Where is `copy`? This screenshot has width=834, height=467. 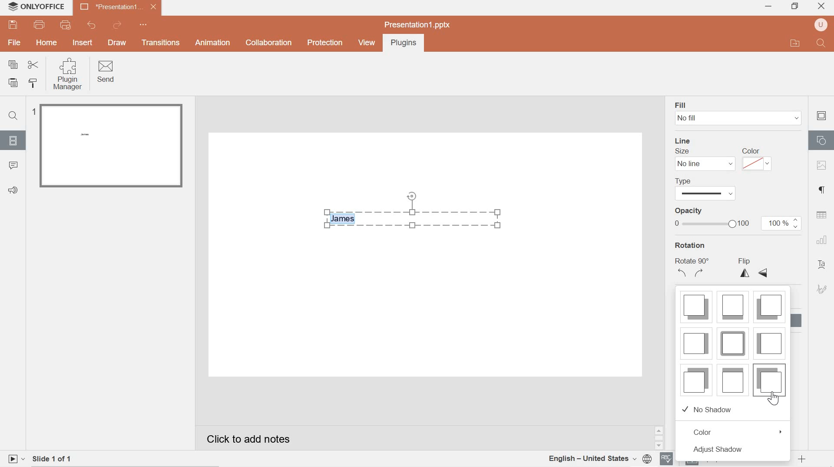
copy is located at coordinates (13, 64).